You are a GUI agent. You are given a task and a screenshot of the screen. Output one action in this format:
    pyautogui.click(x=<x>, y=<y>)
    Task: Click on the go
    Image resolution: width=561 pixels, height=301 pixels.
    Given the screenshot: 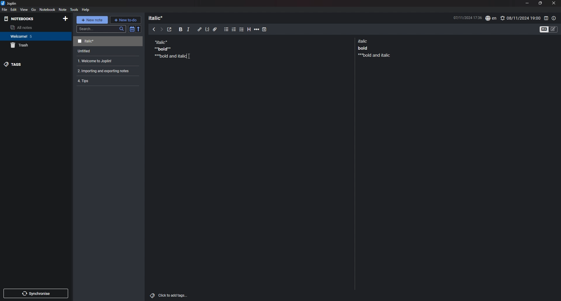 What is the action you would take?
    pyautogui.click(x=33, y=10)
    